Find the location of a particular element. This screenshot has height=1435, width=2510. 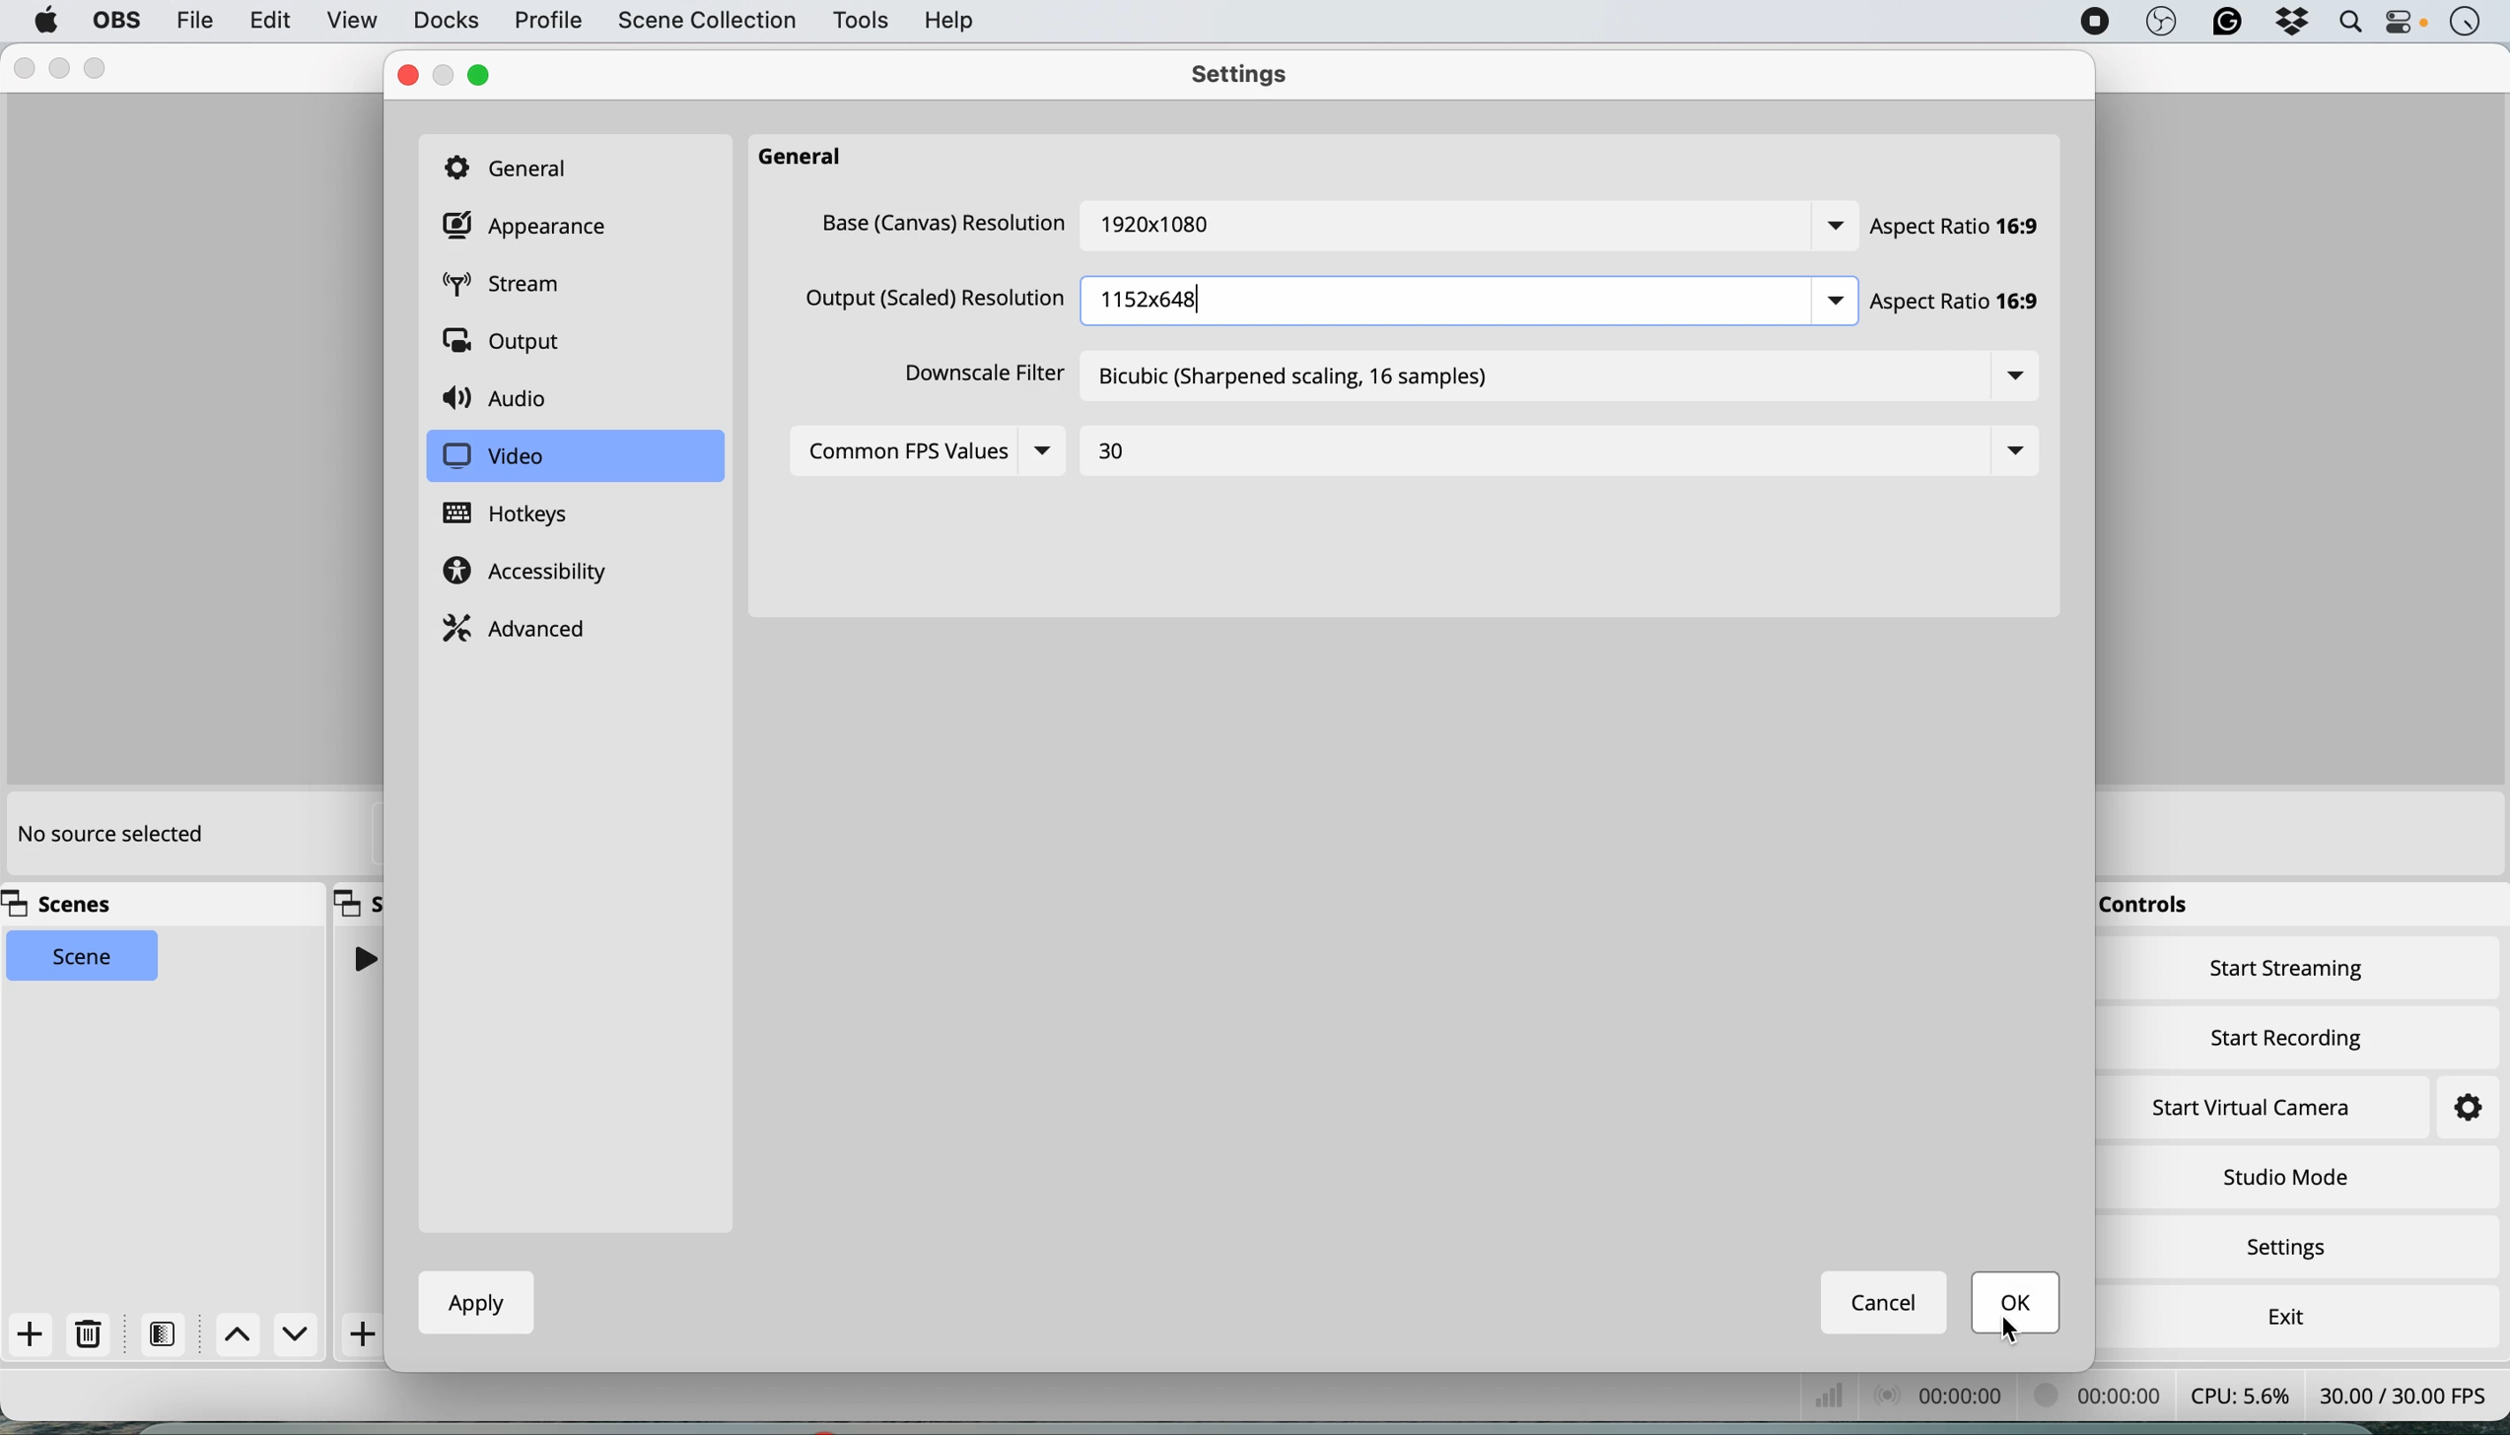

start streaming is located at coordinates (2288, 973).